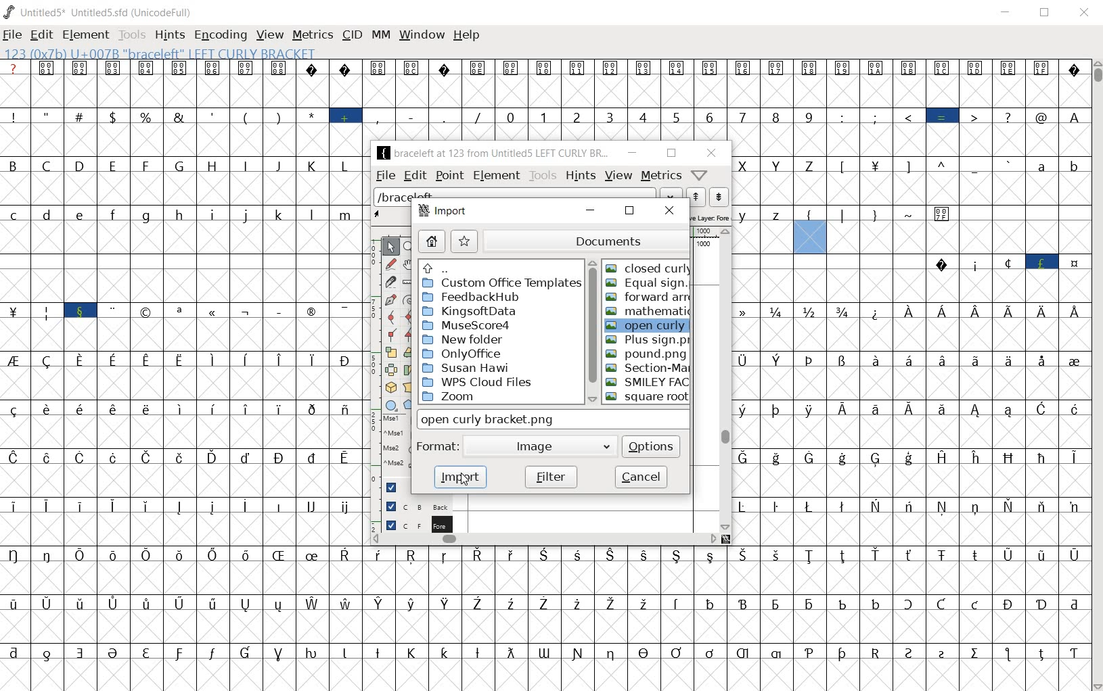 Image resolution: width=1103 pixels, height=691 pixels. I want to click on format, so click(436, 446).